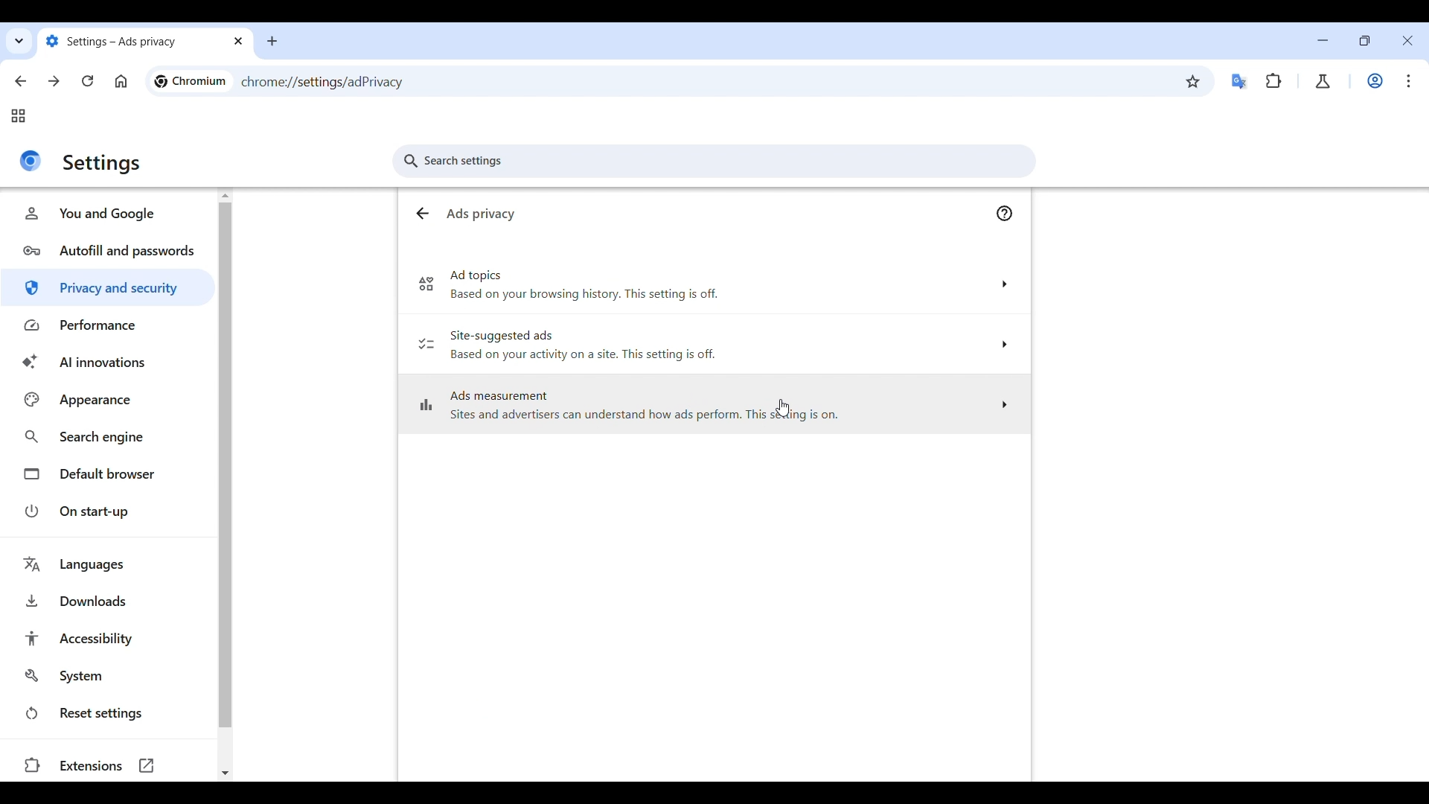 The width and height of the screenshot is (1429, 804). I want to click on Appearance, so click(106, 400).